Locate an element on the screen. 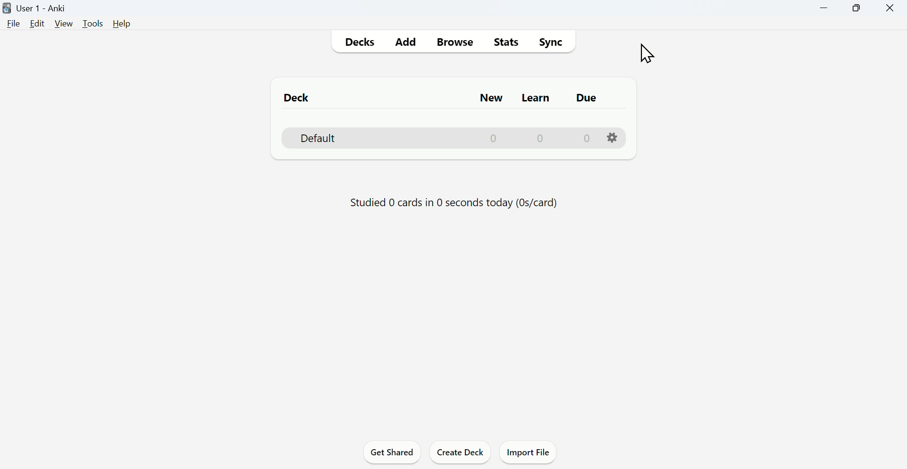 The height and width of the screenshot is (469, 907). New is located at coordinates (490, 98).